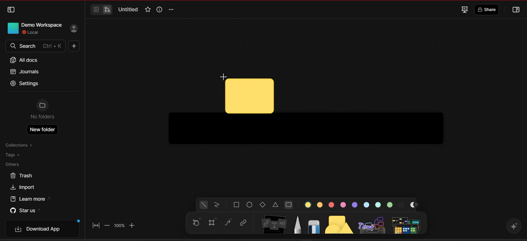 This screenshot has height=241, width=527. I want to click on cursor and shape current location, so click(247, 94).